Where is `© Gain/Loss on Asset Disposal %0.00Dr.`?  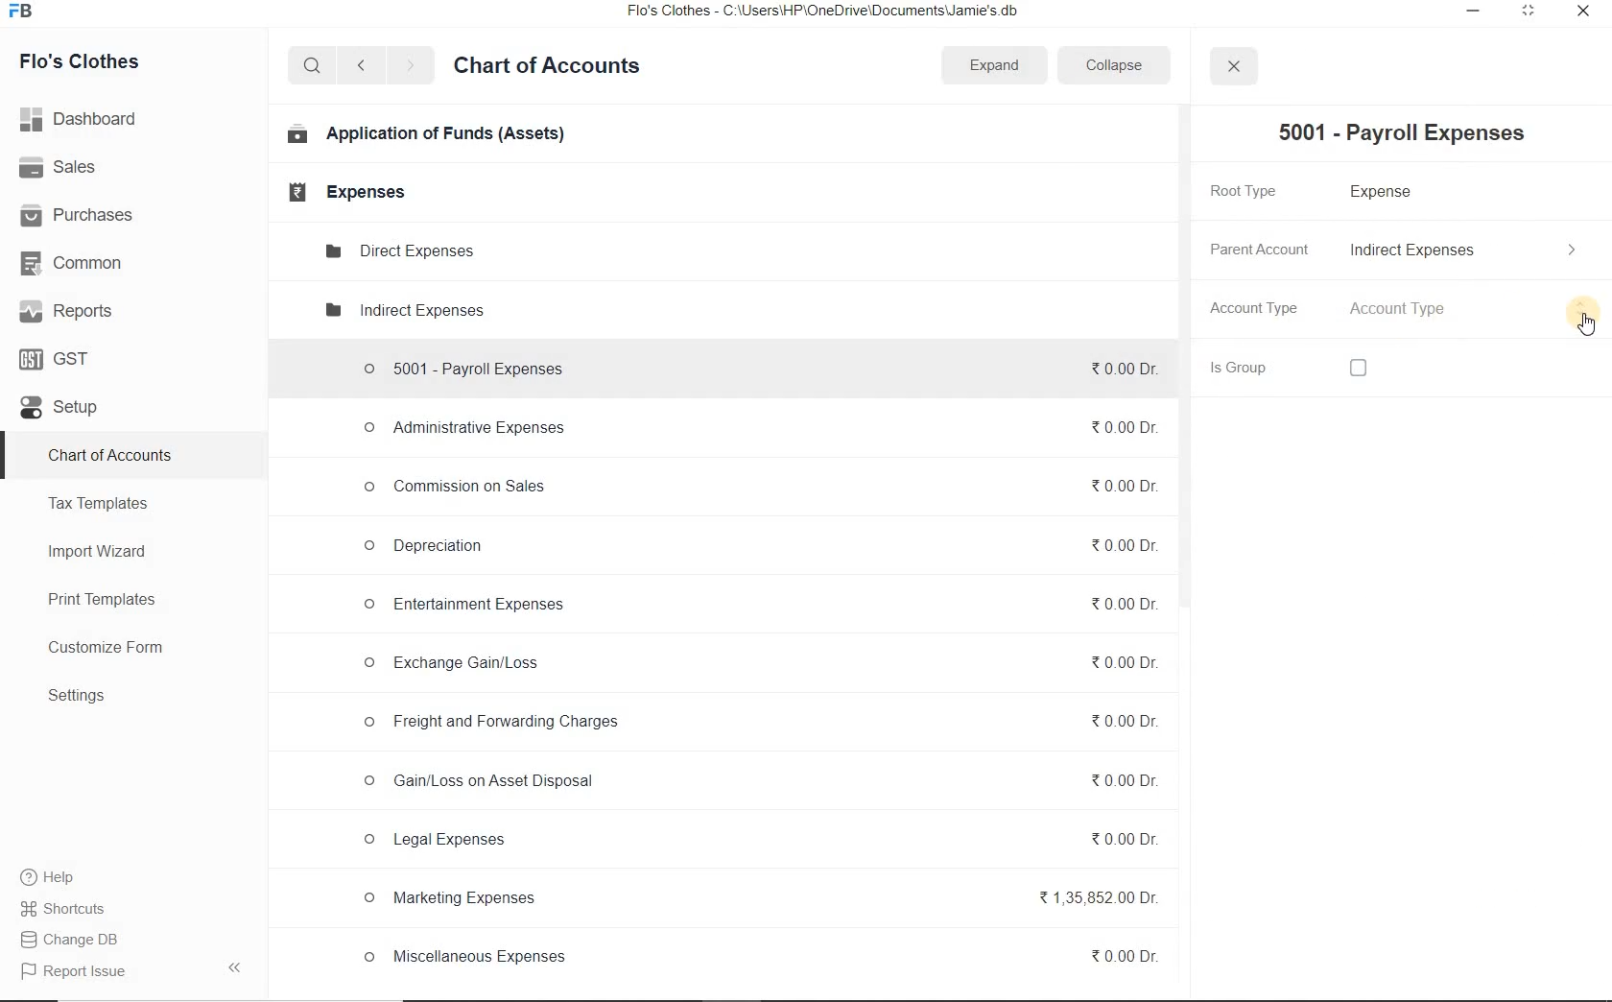
© Gain/Loss on Asset Disposal %0.00Dr. is located at coordinates (757, 784).